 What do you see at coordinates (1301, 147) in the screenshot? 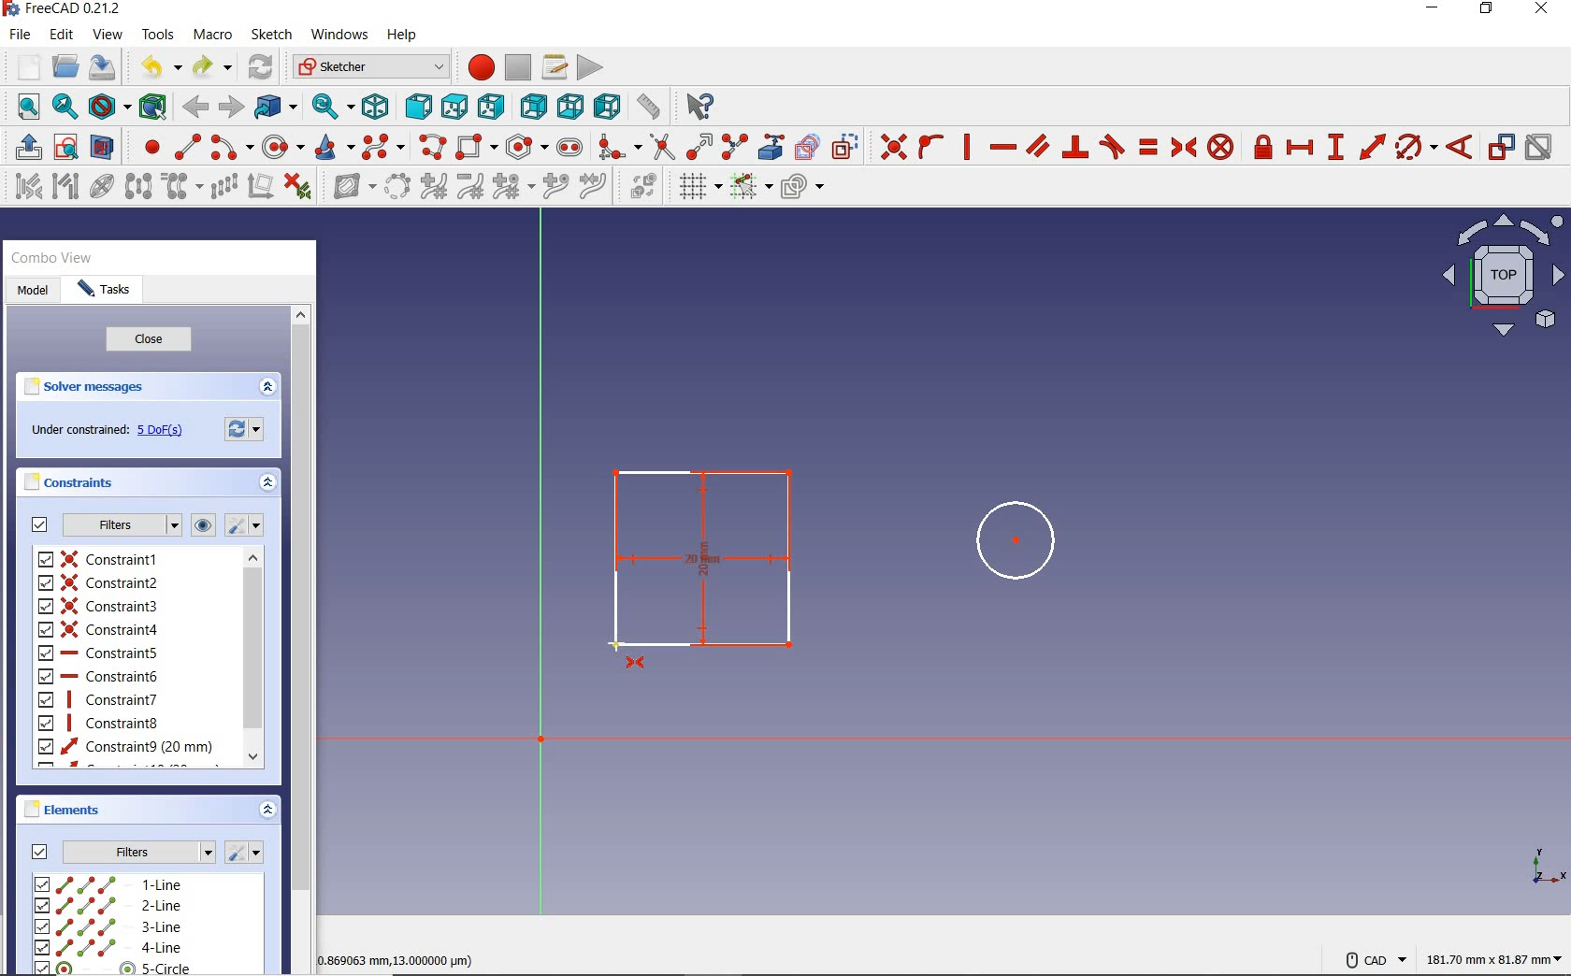
I see `constrain horizontal distance` at bounding box center [1301, 147].